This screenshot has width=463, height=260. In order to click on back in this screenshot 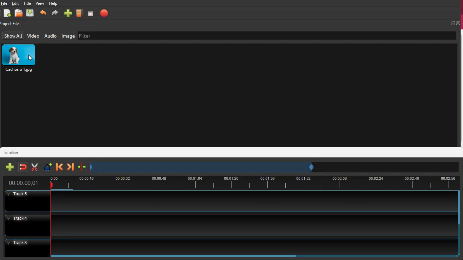, I will do `click(43, 14)`.